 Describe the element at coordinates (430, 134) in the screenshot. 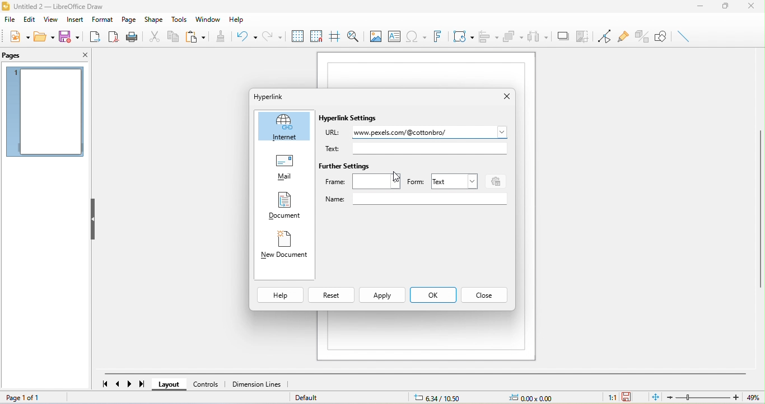

I see `external link` at that location.